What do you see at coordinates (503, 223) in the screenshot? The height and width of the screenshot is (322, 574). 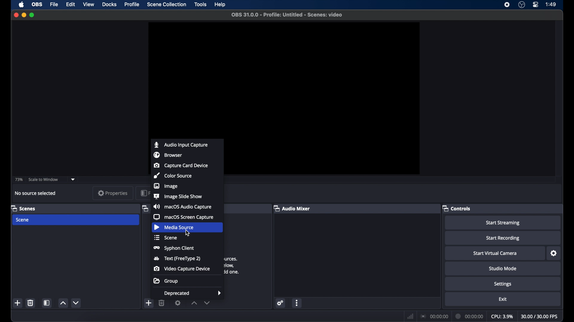 I see `start streaming` at bounding box center [503, 223].